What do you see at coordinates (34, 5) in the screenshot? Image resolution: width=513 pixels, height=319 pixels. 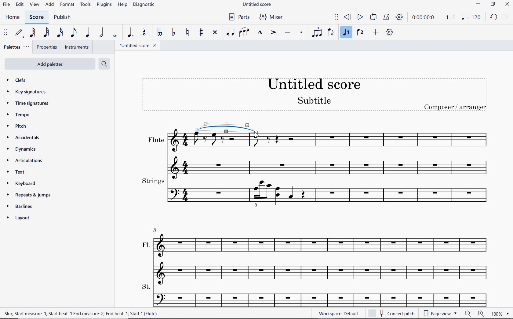 I see `view` at bounding box center [34, 5].